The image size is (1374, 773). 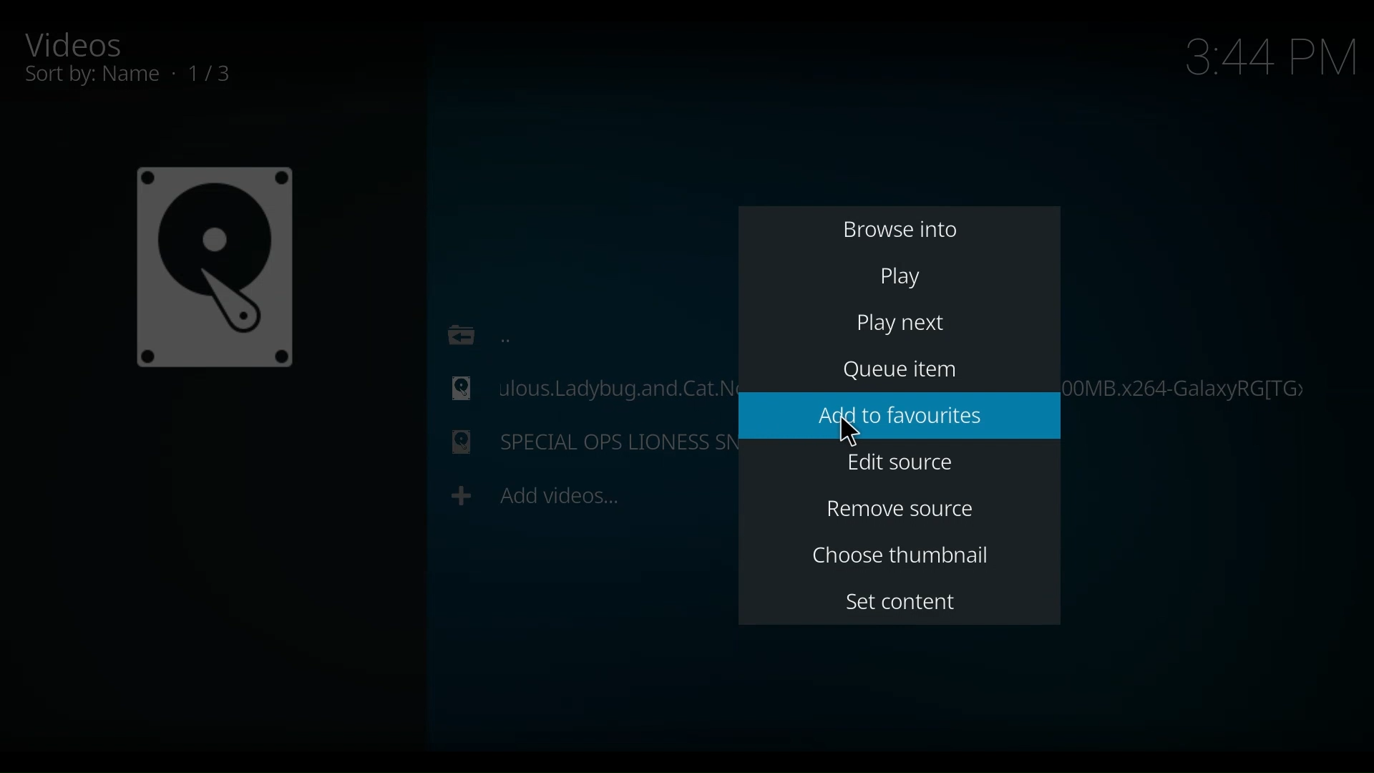 What do you see at coordinates (147, 76) in the screenshot?
I see `Sort by Name` at bounding box center [147, 76].